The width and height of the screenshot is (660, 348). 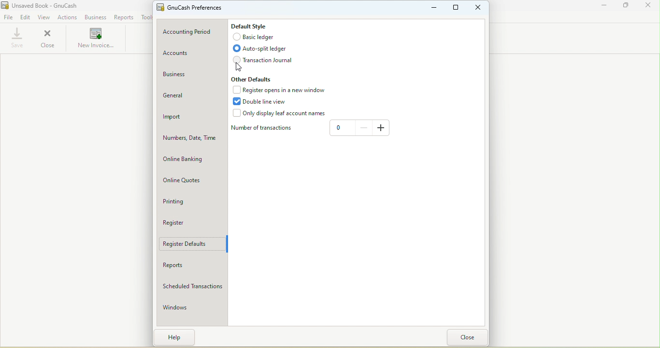 I want to click on Register defaults, so click(x=189, y=246).